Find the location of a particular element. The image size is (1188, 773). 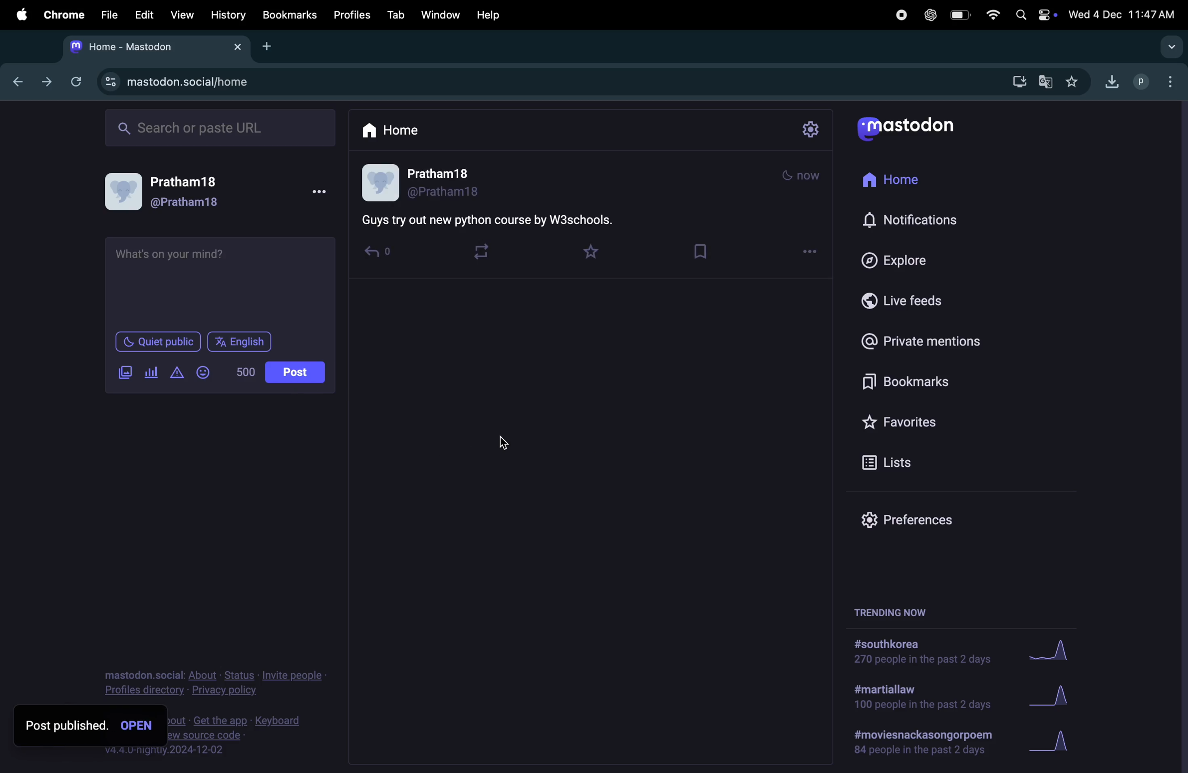

add poll is located at coordinates (152, 371).